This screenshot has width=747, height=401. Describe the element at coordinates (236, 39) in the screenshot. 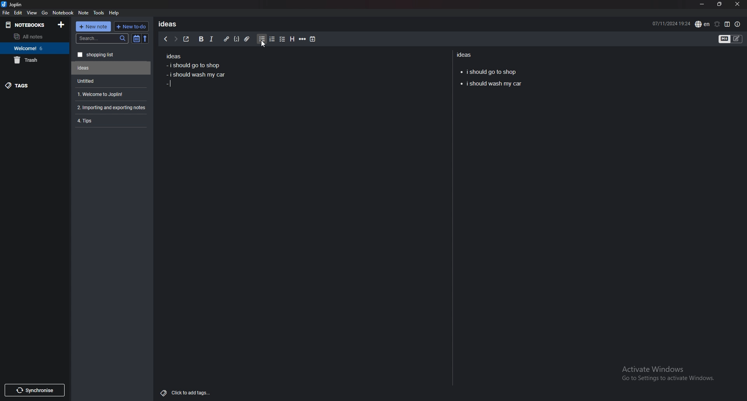

I see `code` at that location.